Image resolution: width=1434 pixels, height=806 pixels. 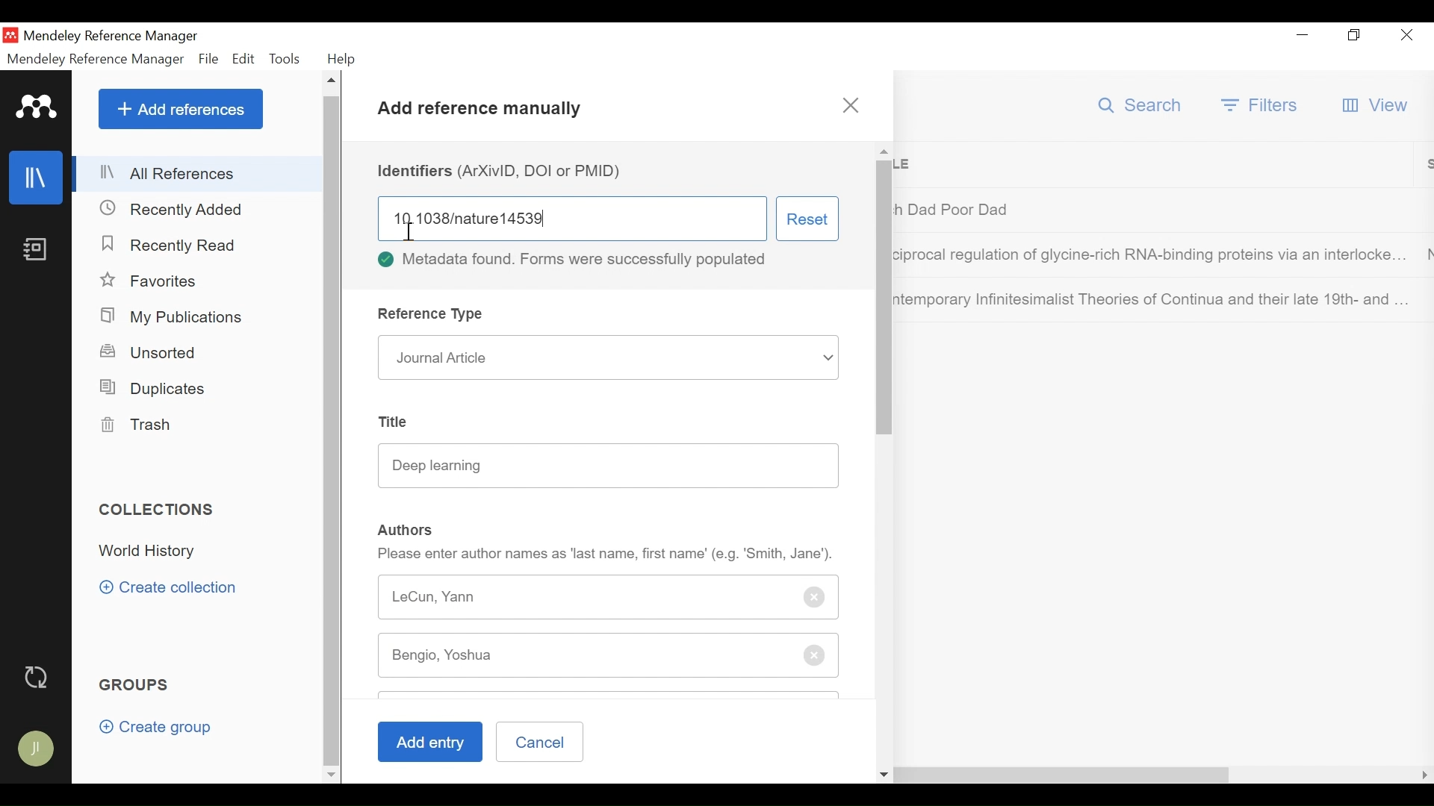 What do you see at coordinates (137, 685) in the screenshot?
I see `Groups` at bounding box center [137, 685].